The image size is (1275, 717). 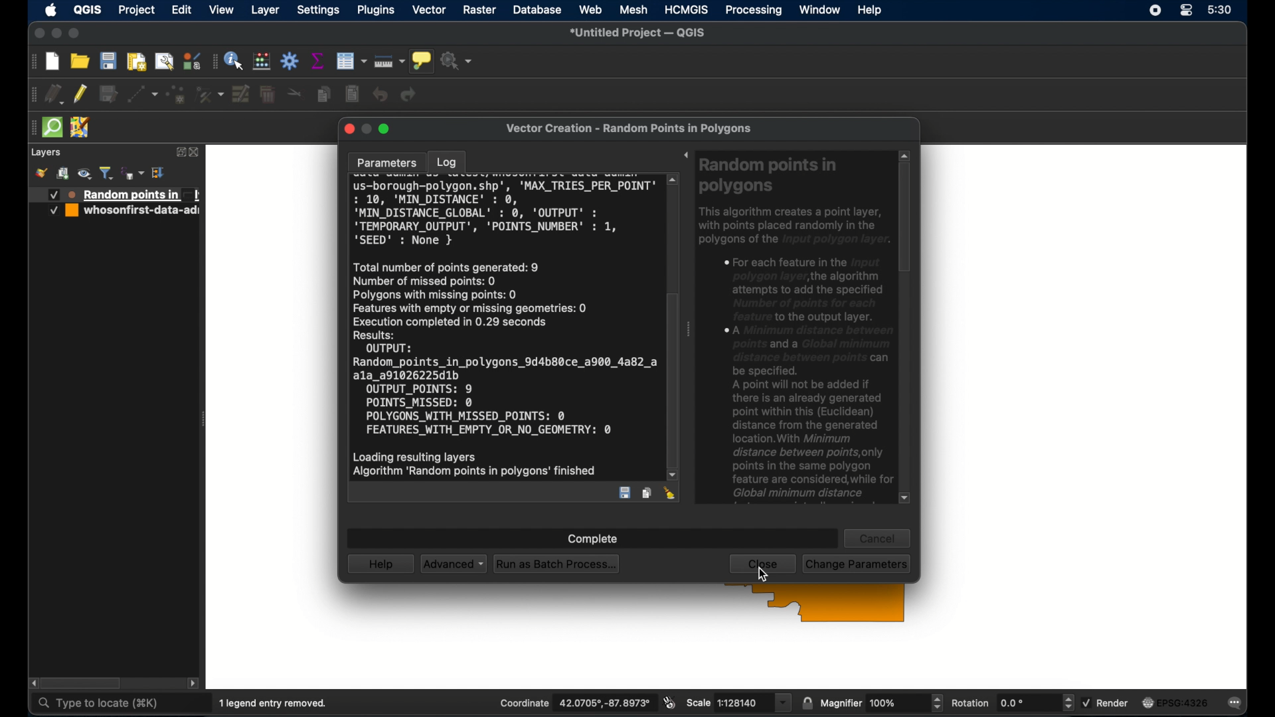 I want to click on modify attributes, so click(x=241, y=93).